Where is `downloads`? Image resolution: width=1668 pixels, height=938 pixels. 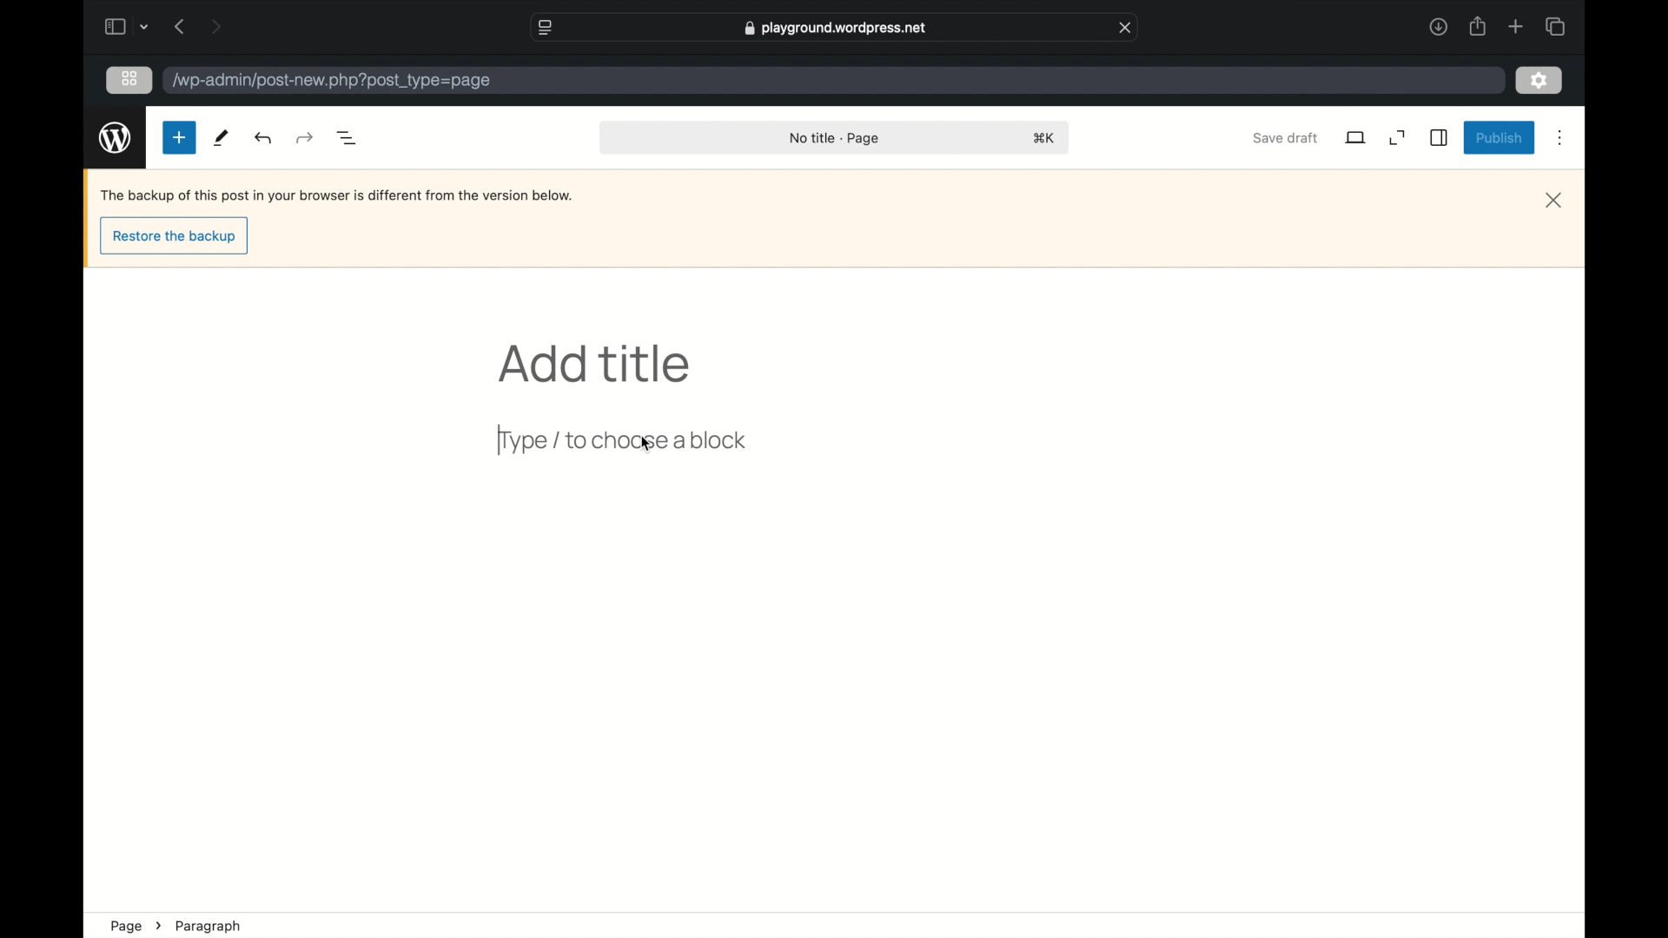
downloads is located at coordinates (1439, 26).